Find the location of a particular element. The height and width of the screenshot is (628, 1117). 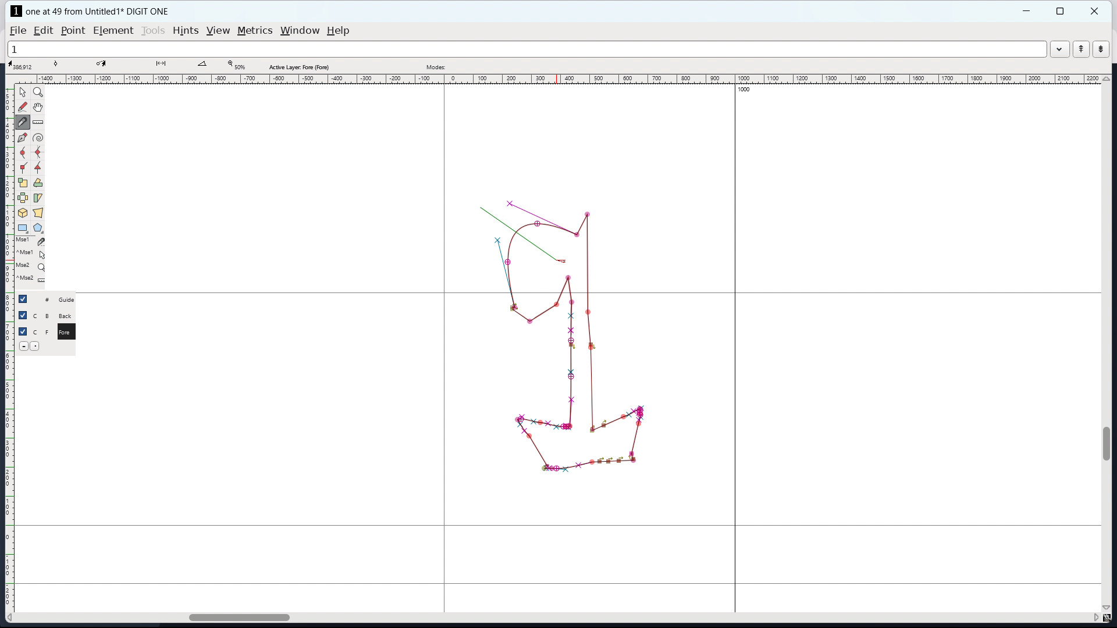

guide is located at coordinates (70, 299).